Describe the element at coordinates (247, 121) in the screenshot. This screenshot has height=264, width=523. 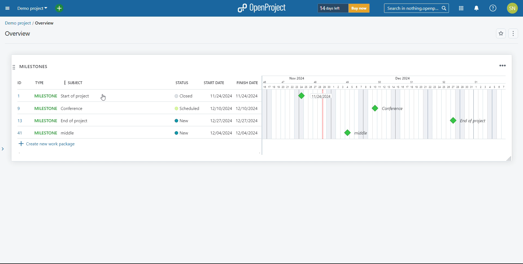
I see `12/27/2024` at that location.